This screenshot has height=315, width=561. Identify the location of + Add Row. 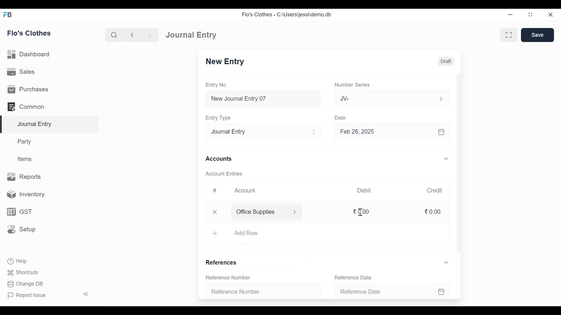
(244, 233).